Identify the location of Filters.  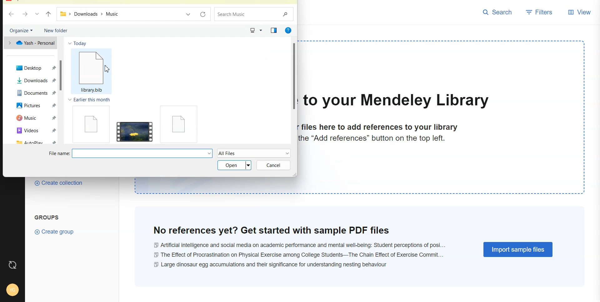
(539, 12).